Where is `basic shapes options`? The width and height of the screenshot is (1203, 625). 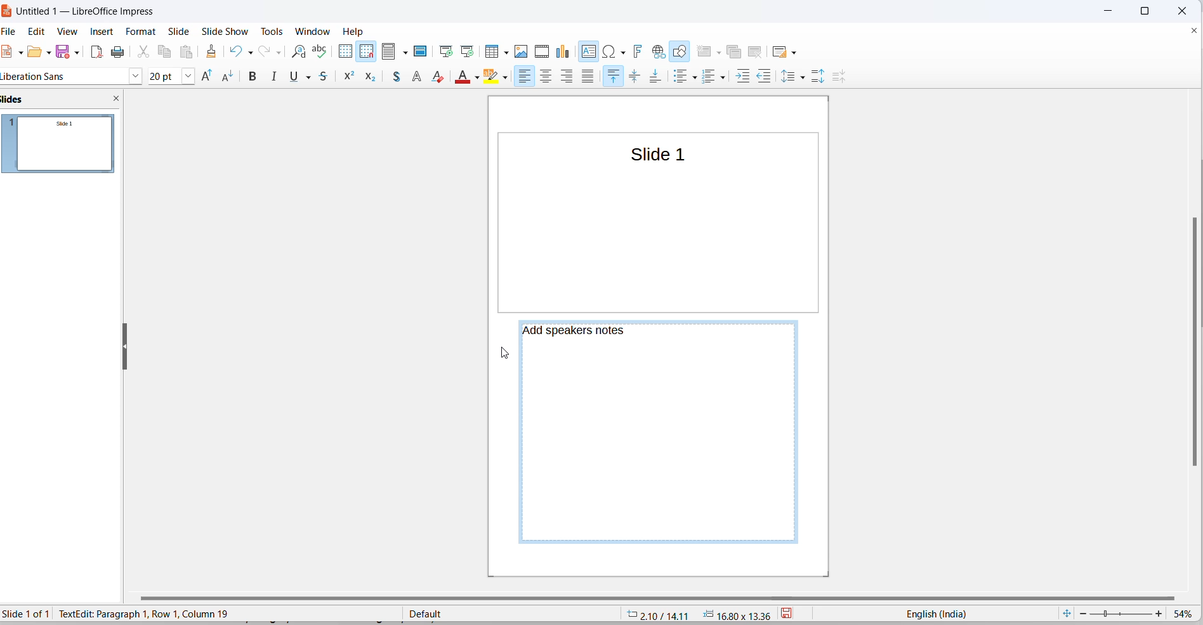
basic shapes options is located at coordinates (286, 77).